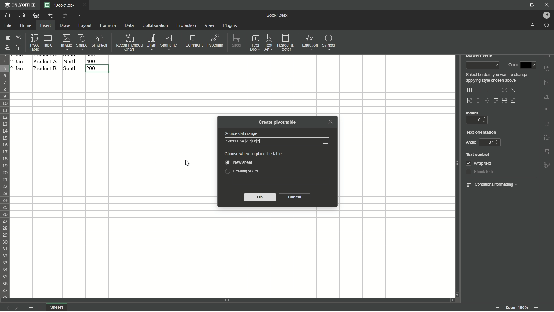  Describe the element at coordinates (486, 100) in the screenshot. I see `outer right border` at that location.